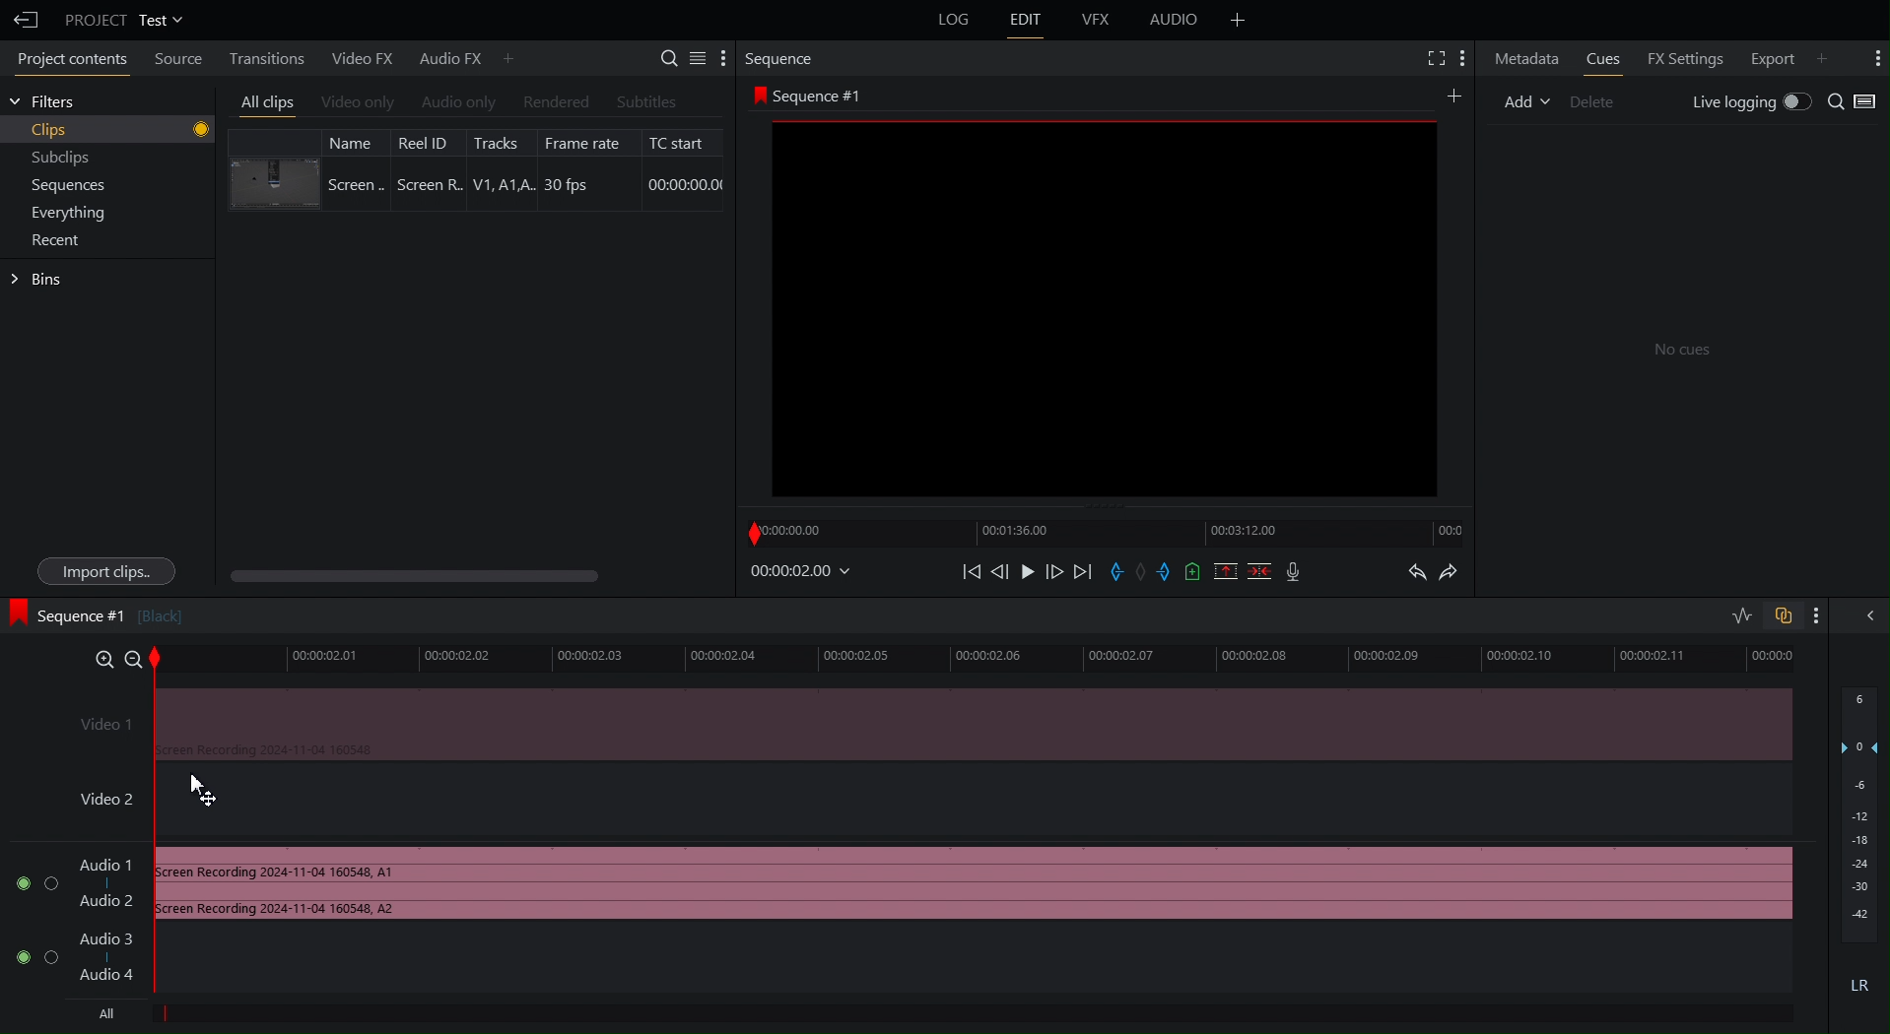 The height and width of the screenshot is (1034, 1890). What do you see at coordinates (816, 93) in the screenshot?
I see `Sequence #1` at bounding box center [816, 93].